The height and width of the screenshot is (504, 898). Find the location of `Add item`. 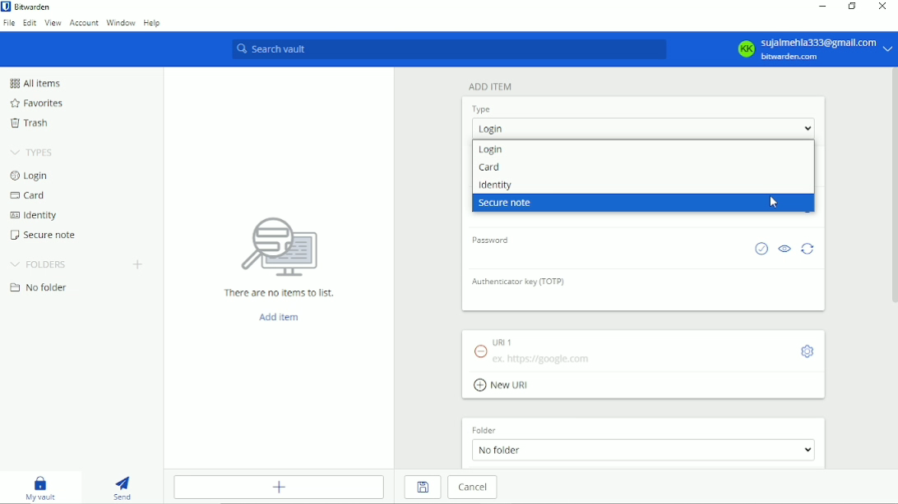

Add item is located at coordinates (489, 86).